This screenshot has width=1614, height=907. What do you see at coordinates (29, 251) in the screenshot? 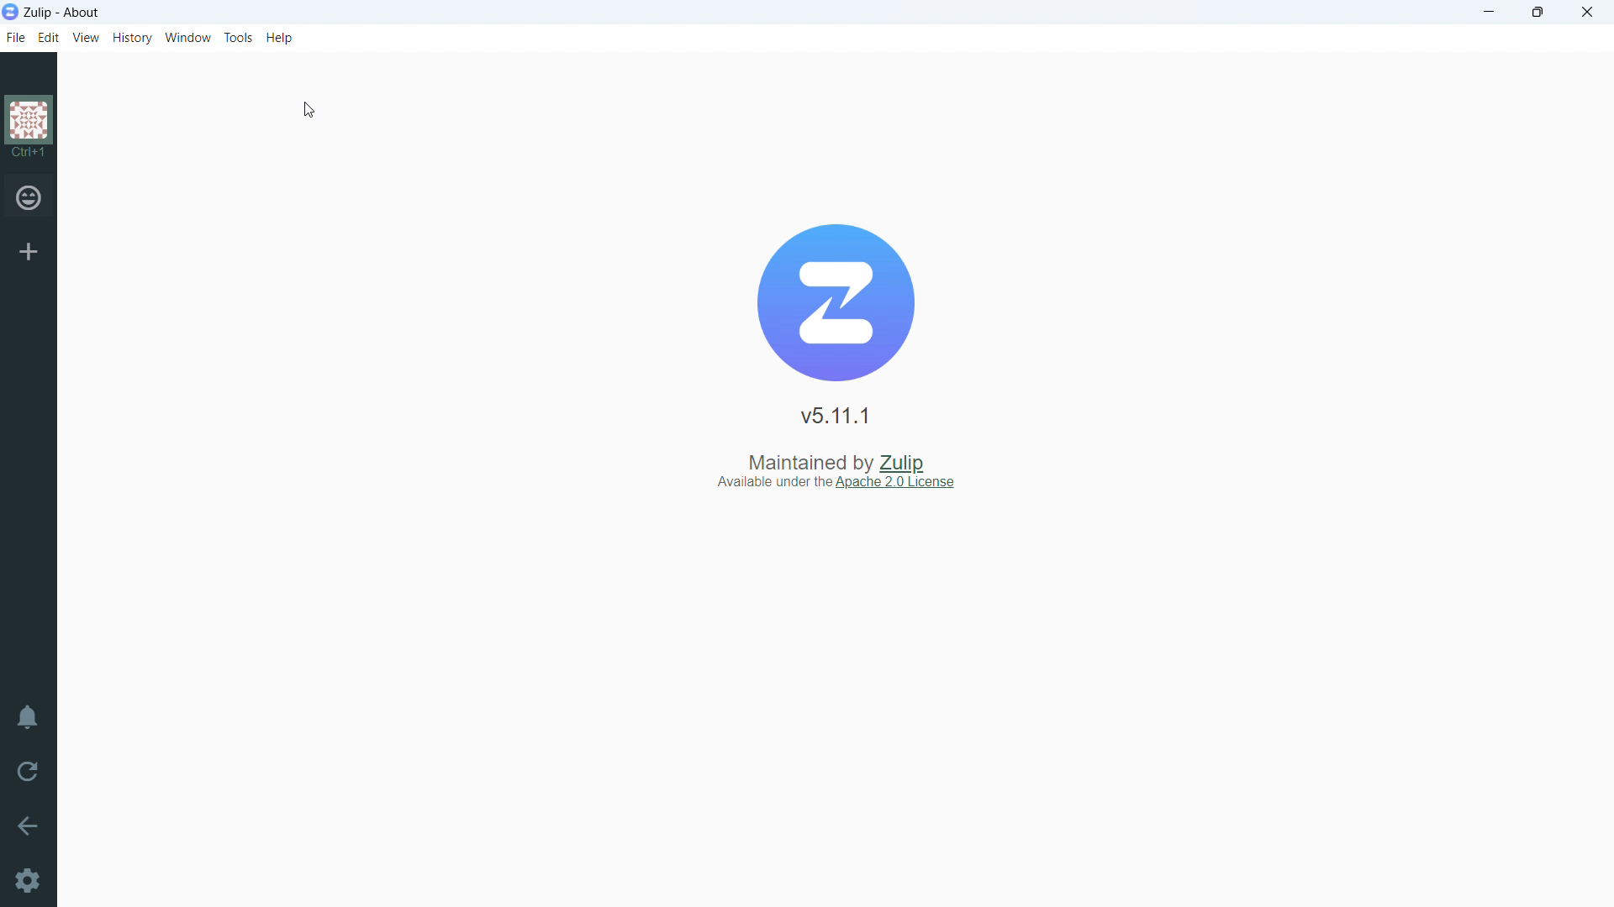
I see `add organization` at bounding box center [29, 251].